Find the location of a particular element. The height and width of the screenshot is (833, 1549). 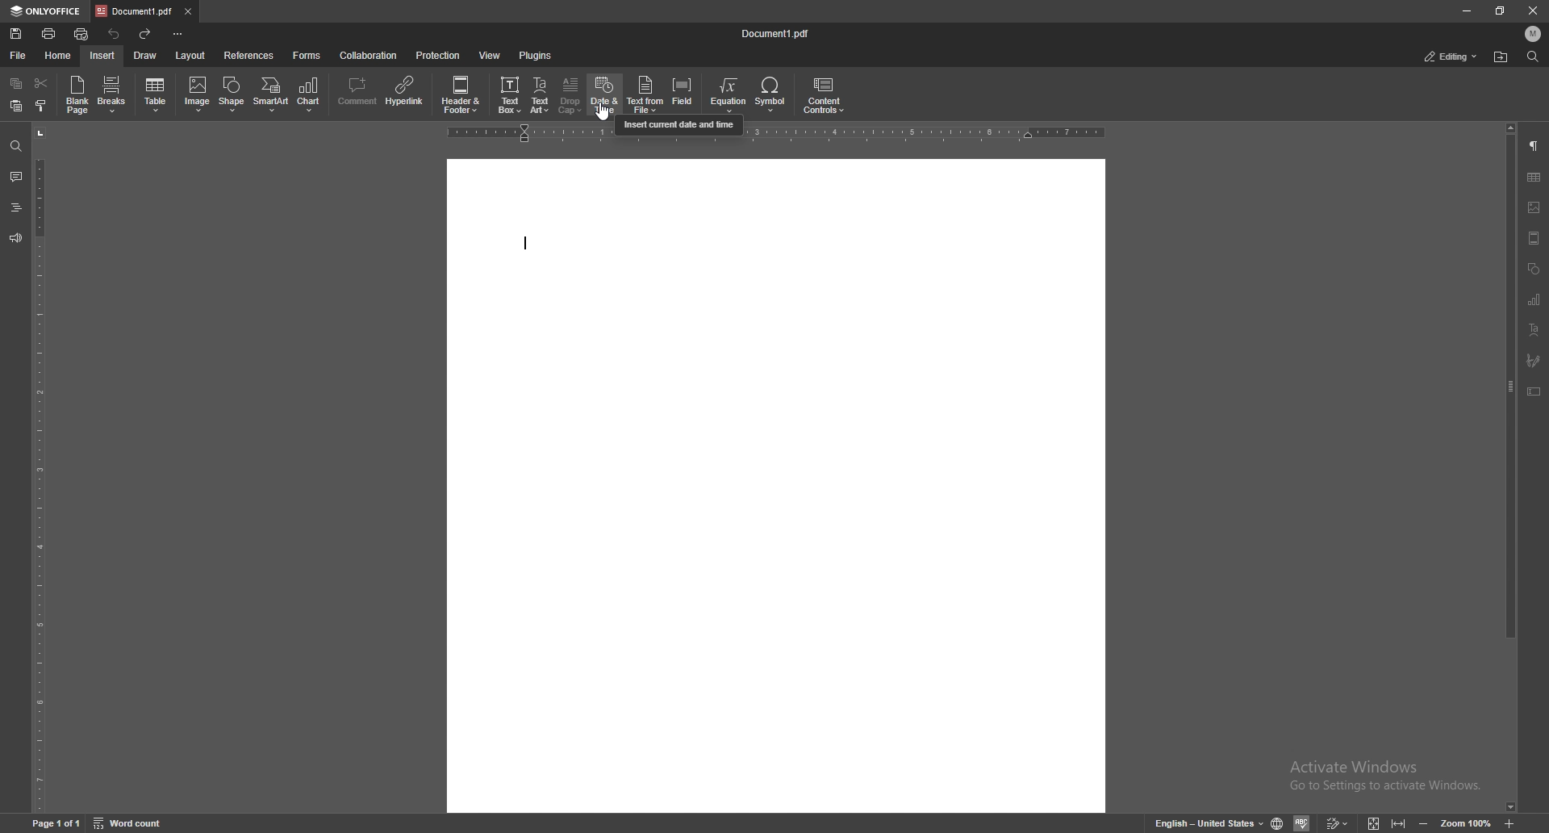

header and footer is located at coordinates (463, 96).